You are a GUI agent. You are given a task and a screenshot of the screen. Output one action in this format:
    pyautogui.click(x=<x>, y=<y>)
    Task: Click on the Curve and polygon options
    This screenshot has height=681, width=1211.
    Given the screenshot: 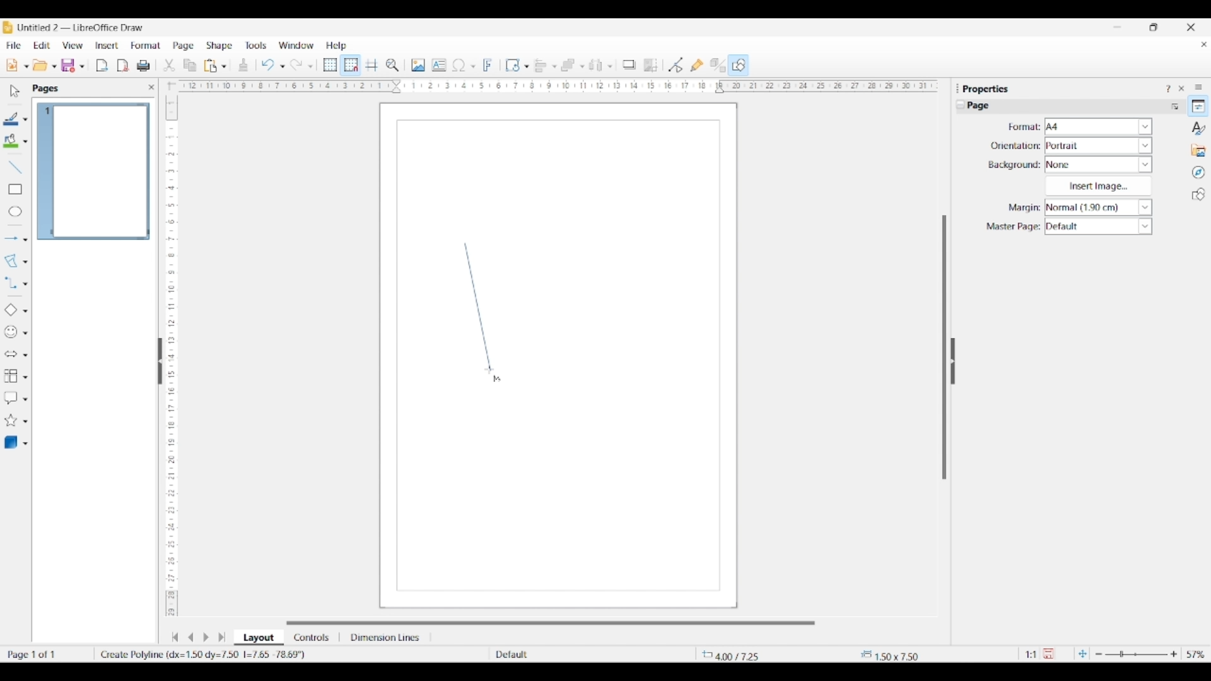 What is the action you would take?
    pyautogui.click(x=25, y=262)
    